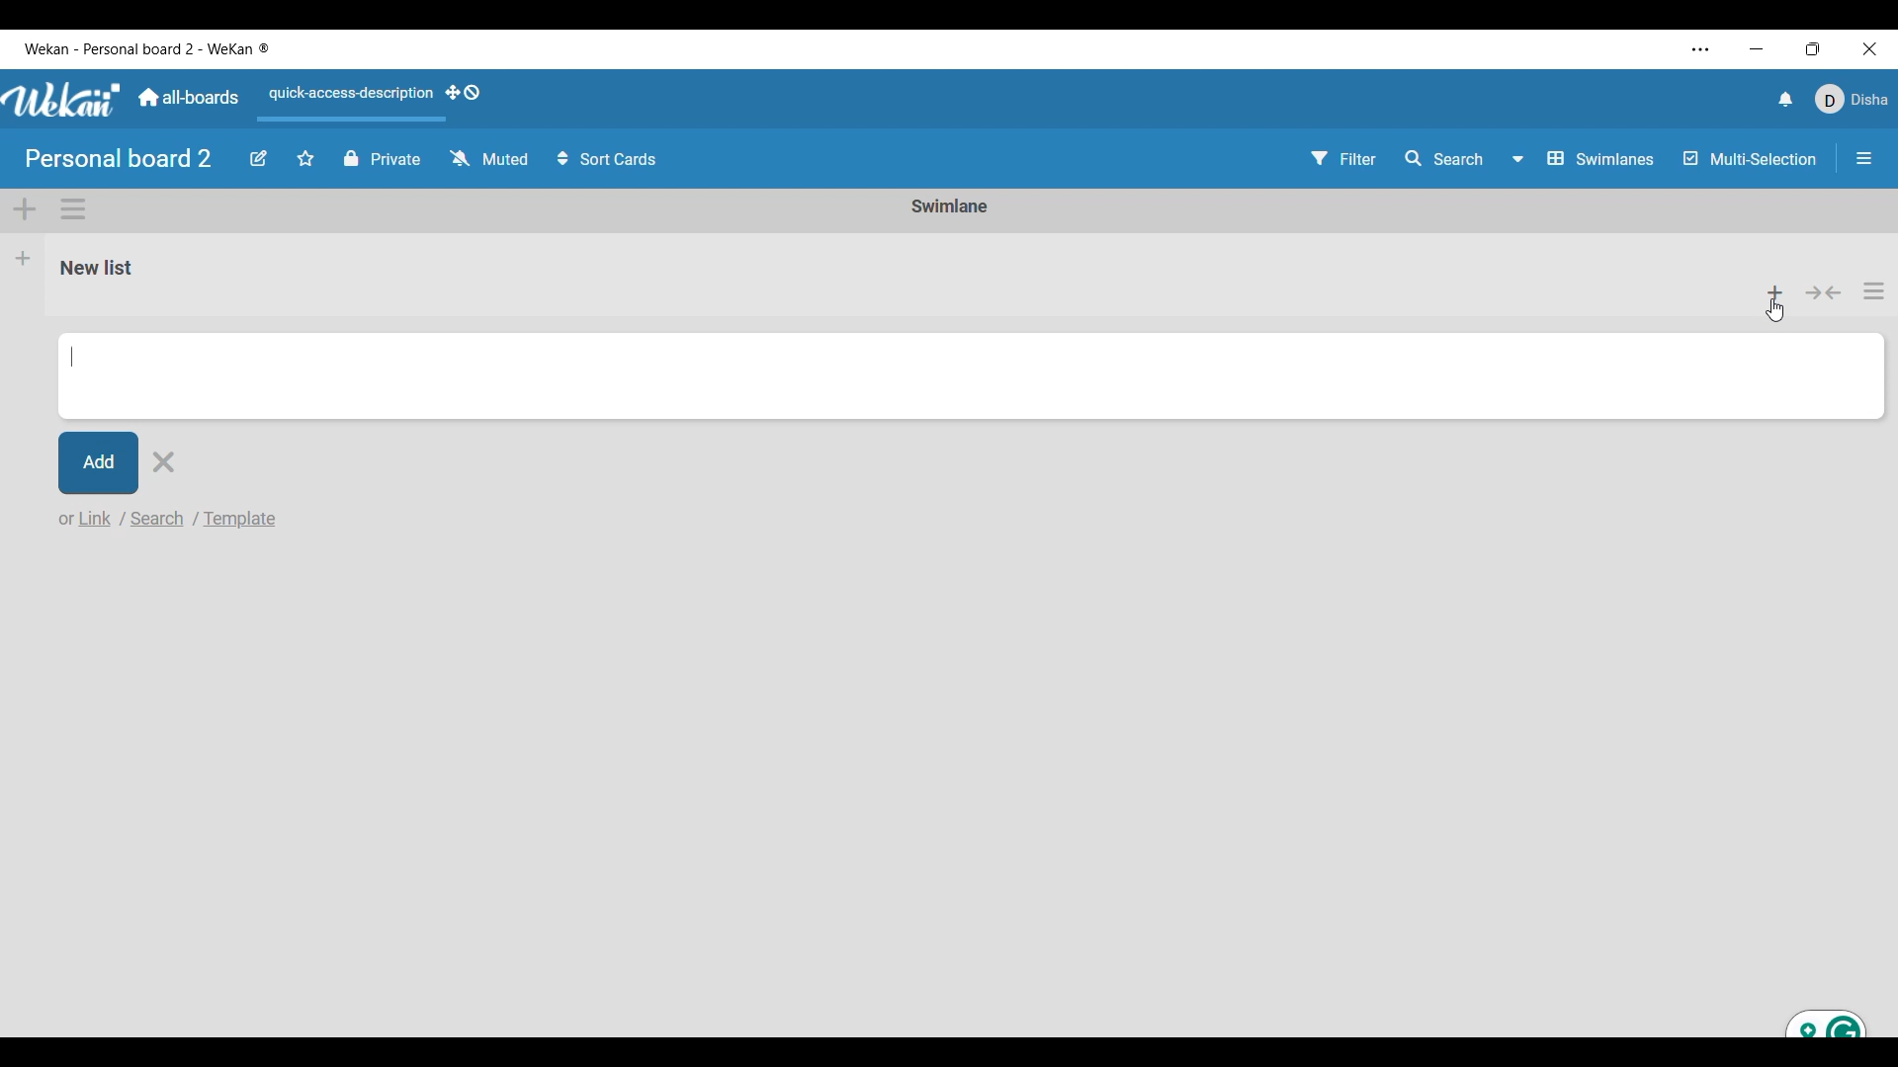  Describe the element at coordinates (99, 463) in the screenshot. I see `Add inputs made` at that location.